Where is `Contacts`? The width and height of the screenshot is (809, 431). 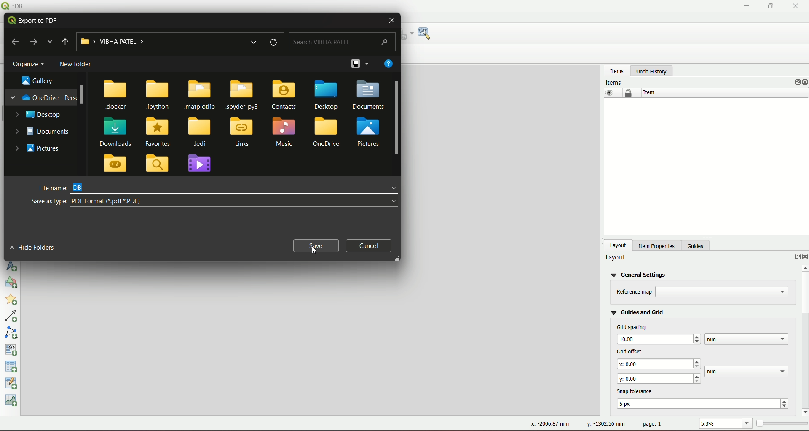
Contacts is located at coordinates (288, 95).